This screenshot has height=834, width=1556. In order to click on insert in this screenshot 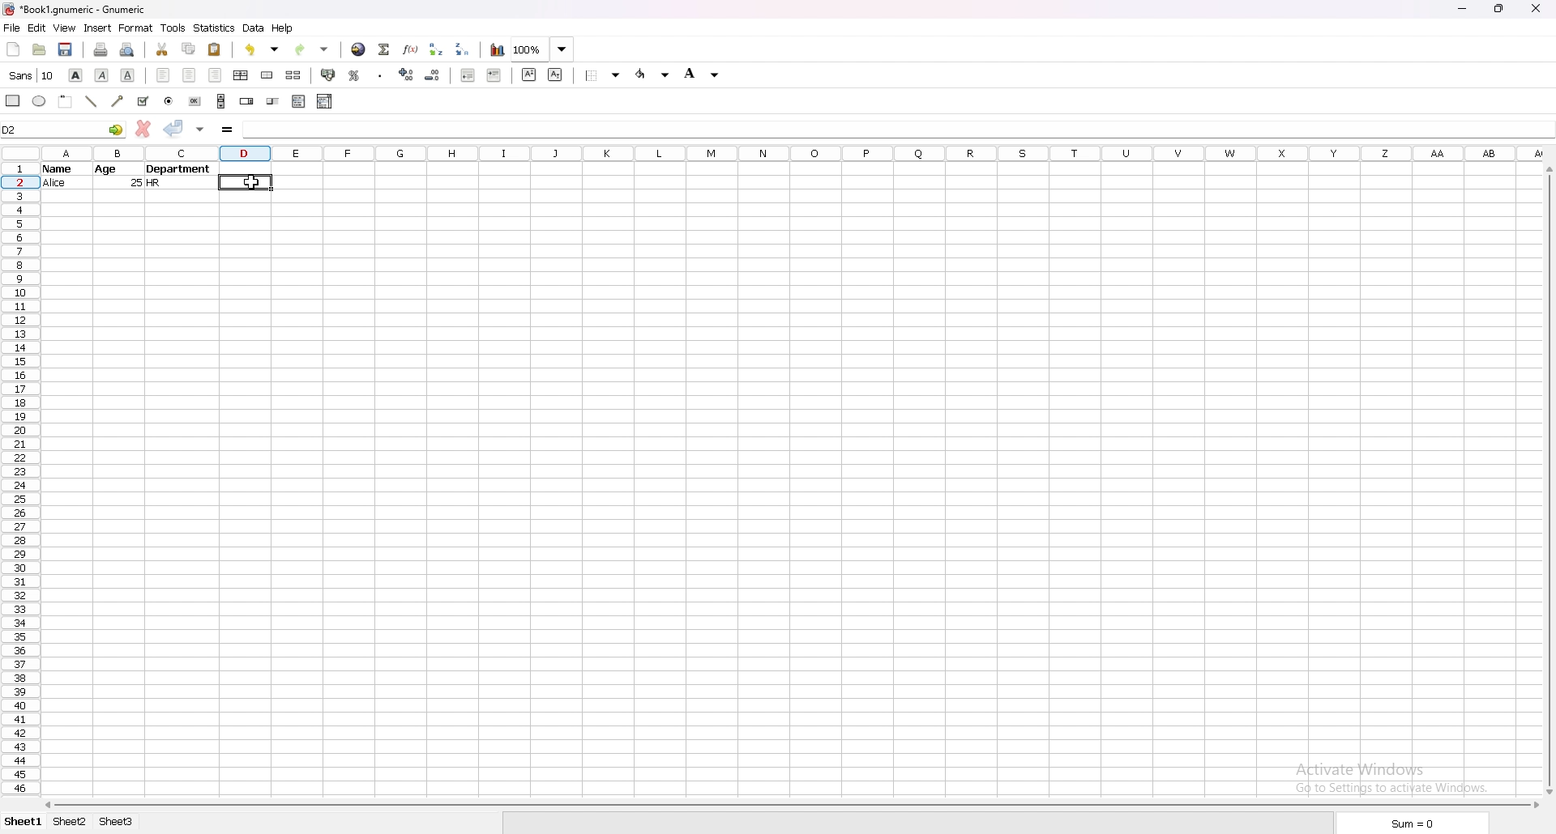, I will do `click(97, 28)`.